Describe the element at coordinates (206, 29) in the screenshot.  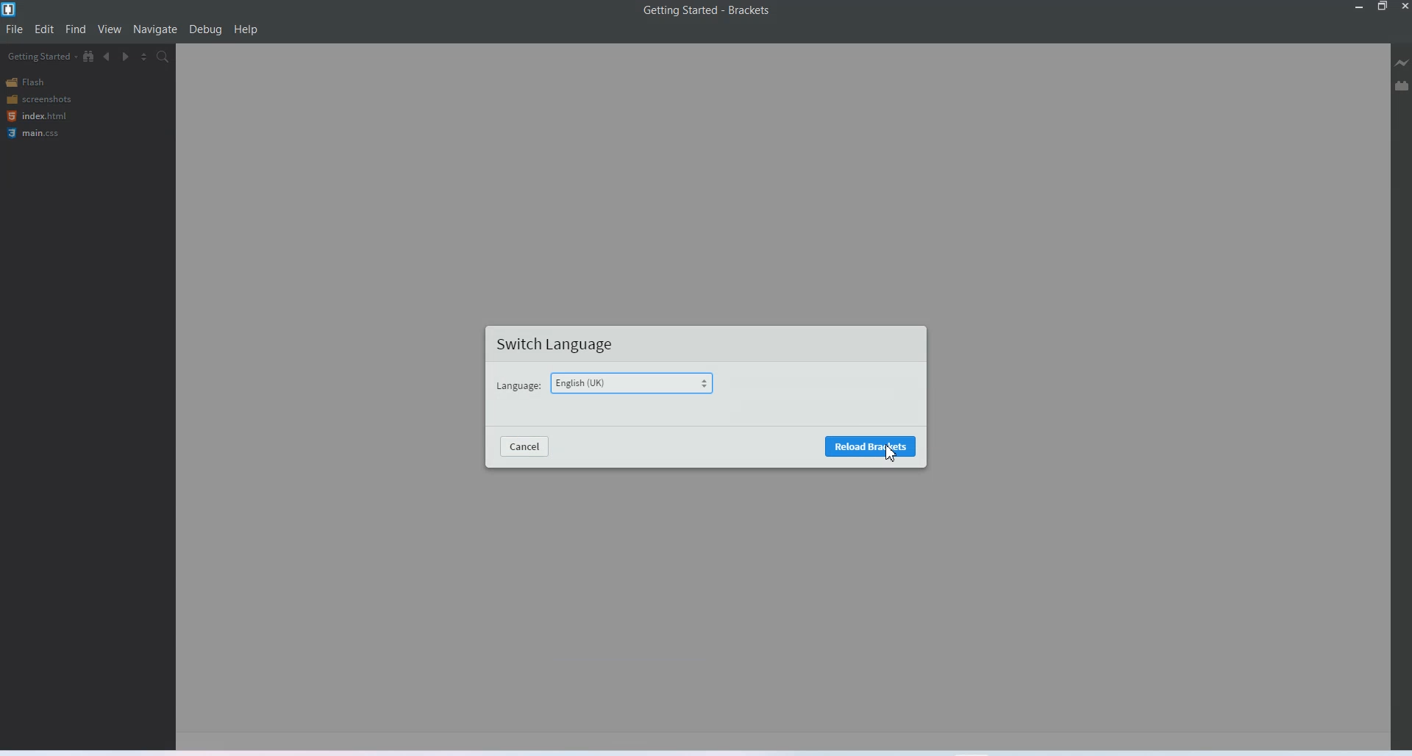
I see `Debug` at that location.